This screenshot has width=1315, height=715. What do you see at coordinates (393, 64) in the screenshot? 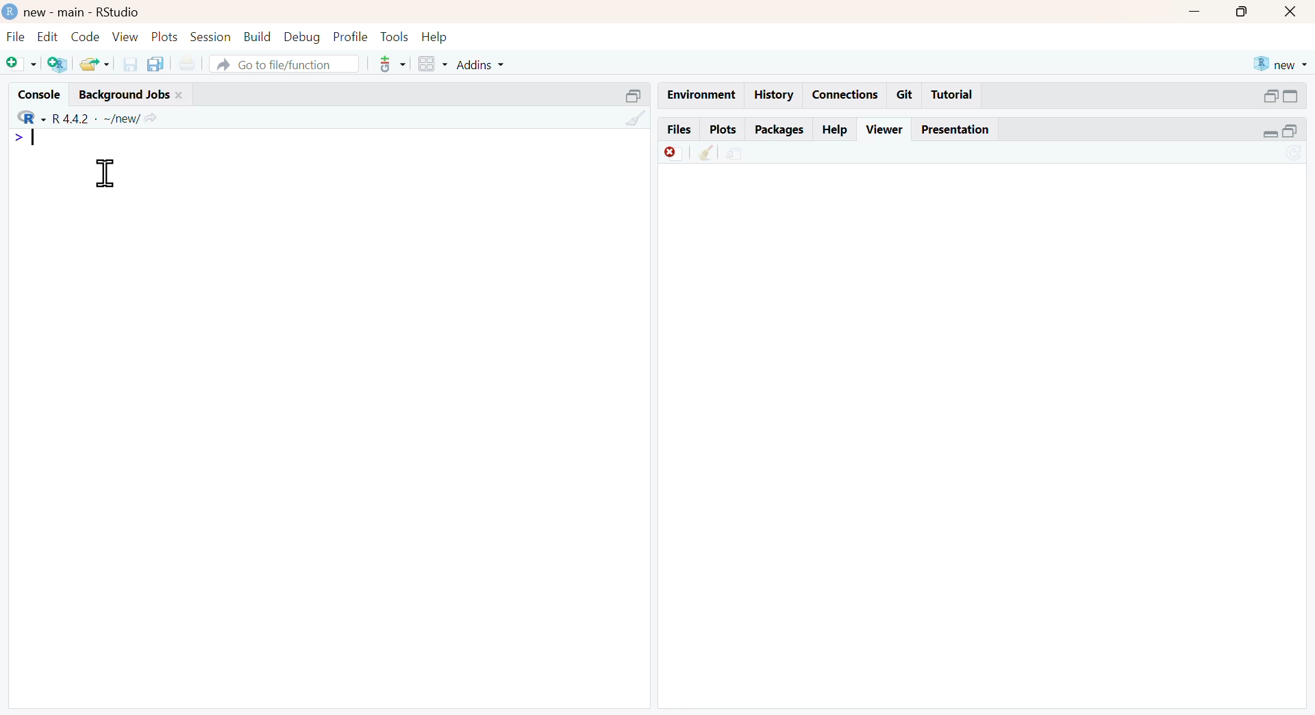
I see `tools` at bounding box center [393, 64].